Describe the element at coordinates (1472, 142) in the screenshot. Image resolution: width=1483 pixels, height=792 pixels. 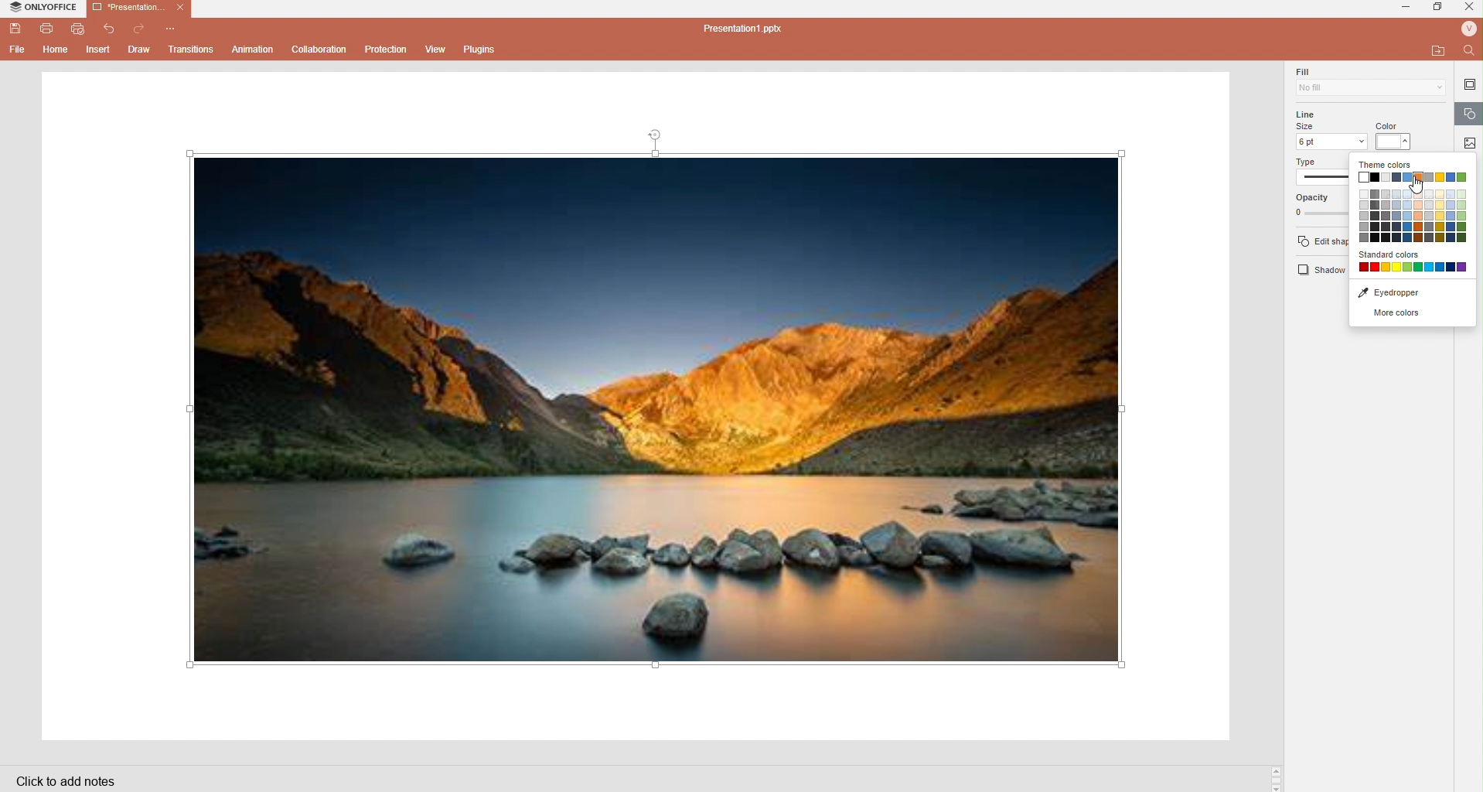
I see `Picture settings` at that location.